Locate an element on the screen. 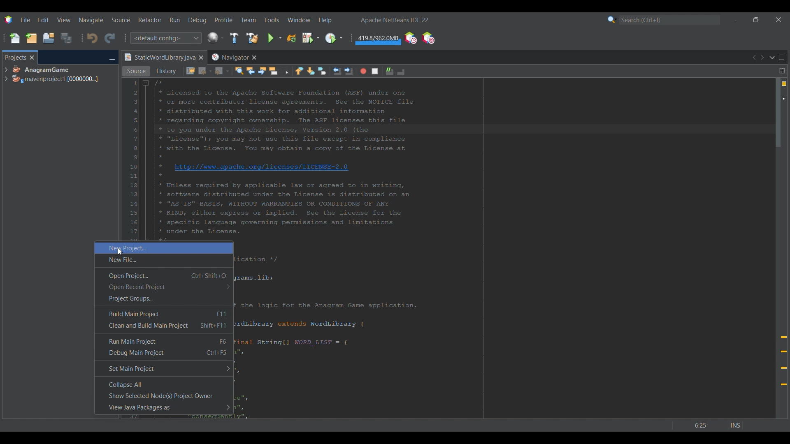  Stop macro recording is located at coordinates (375, 71).